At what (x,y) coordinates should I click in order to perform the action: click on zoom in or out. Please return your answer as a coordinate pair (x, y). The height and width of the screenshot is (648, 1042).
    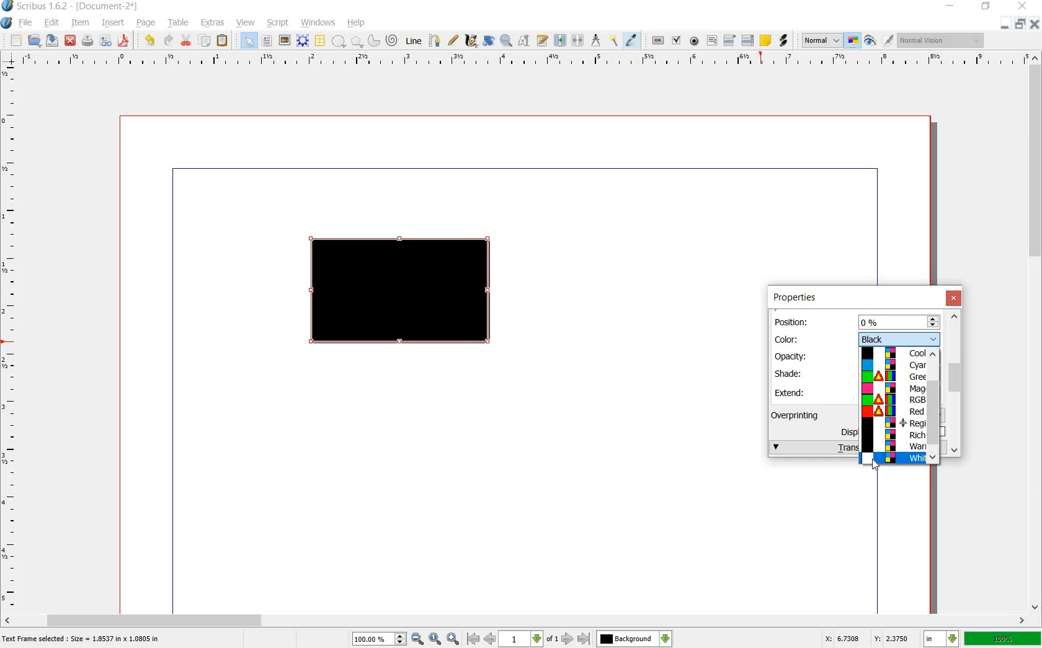
    Looking at the image, I should click on (505, 42).